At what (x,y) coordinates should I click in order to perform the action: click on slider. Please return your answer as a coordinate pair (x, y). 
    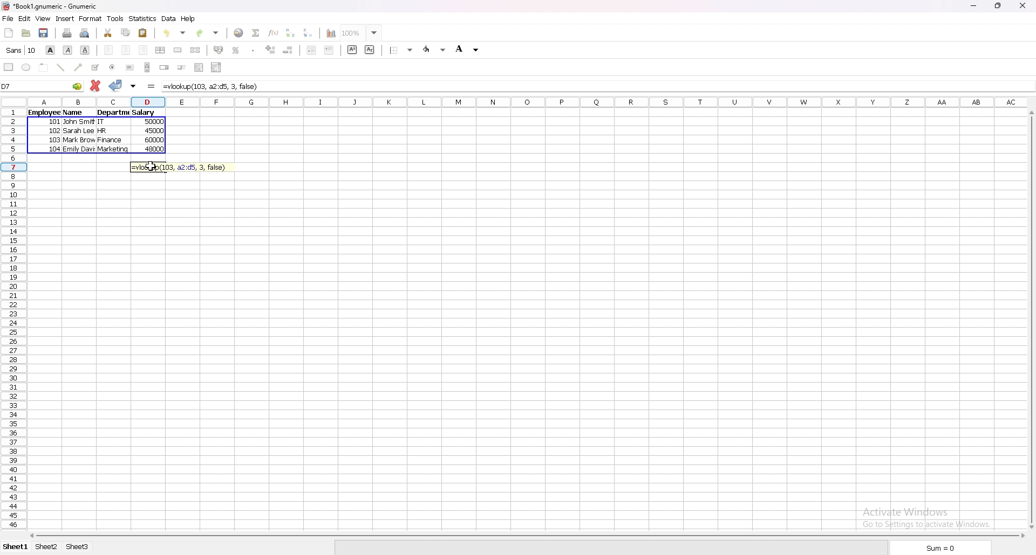
    Looking at the image, I should click on (181, 67).